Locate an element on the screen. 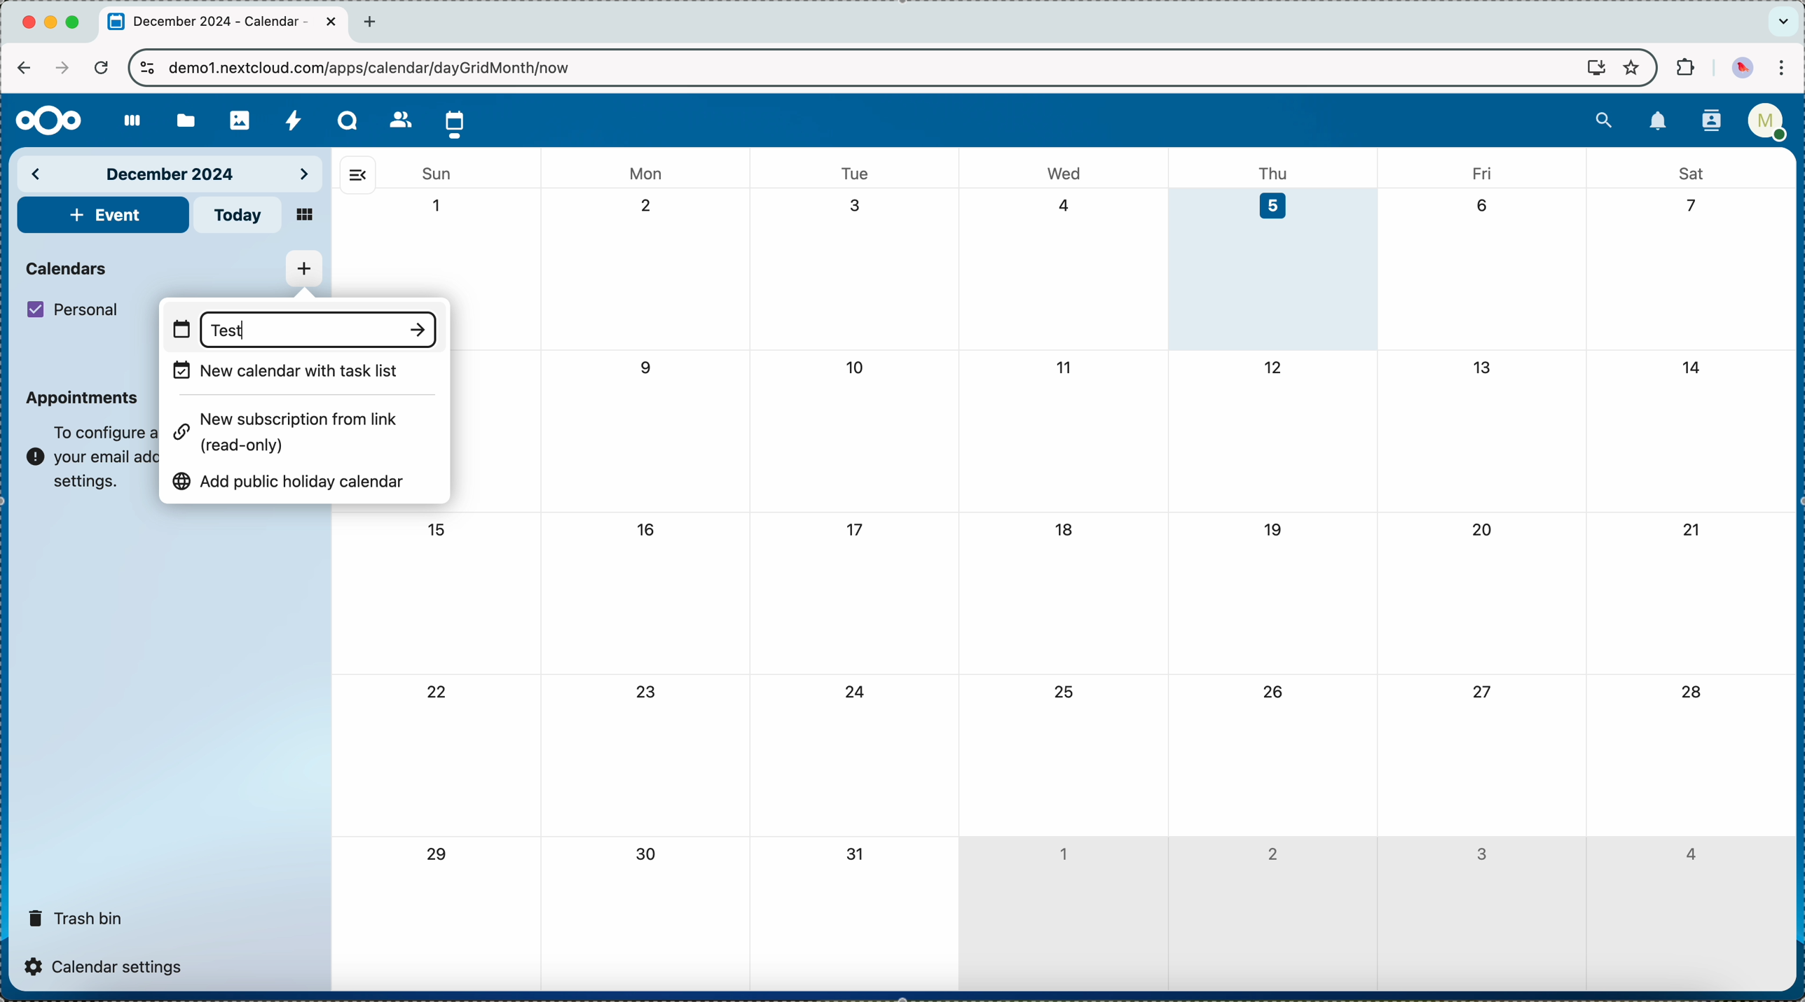 The height and width of the screenshot is (1002, 1805). tab is located at coordinates (224, 23).